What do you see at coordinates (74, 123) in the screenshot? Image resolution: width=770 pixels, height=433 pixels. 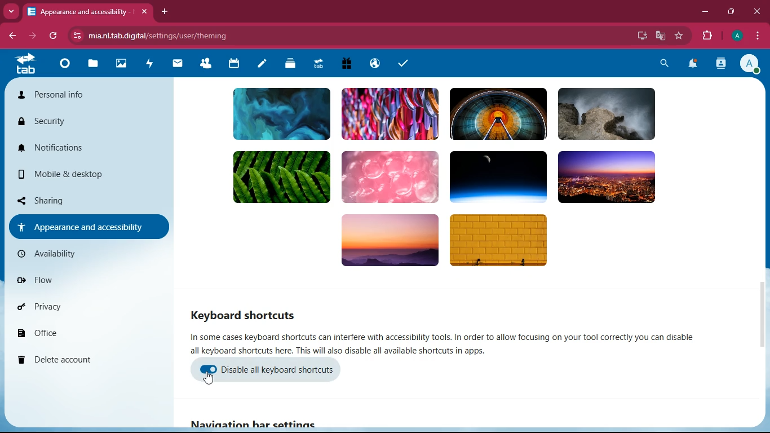 I see `security` at bounding box center [74, 123].